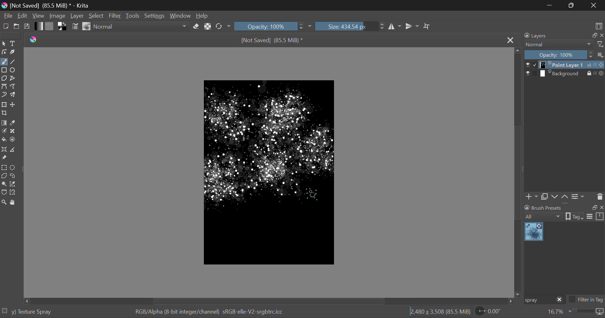 This screenshot has width=605, height=318. What do you see at coordinates (510, 41) in the screenshot?
I see `Close` at bounding box center [510, 41].